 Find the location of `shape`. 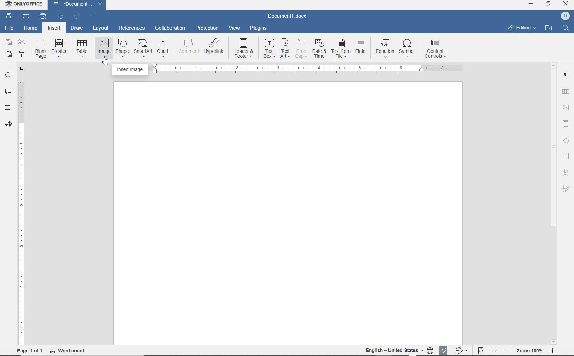

shape is located at coordinates (122, 47).